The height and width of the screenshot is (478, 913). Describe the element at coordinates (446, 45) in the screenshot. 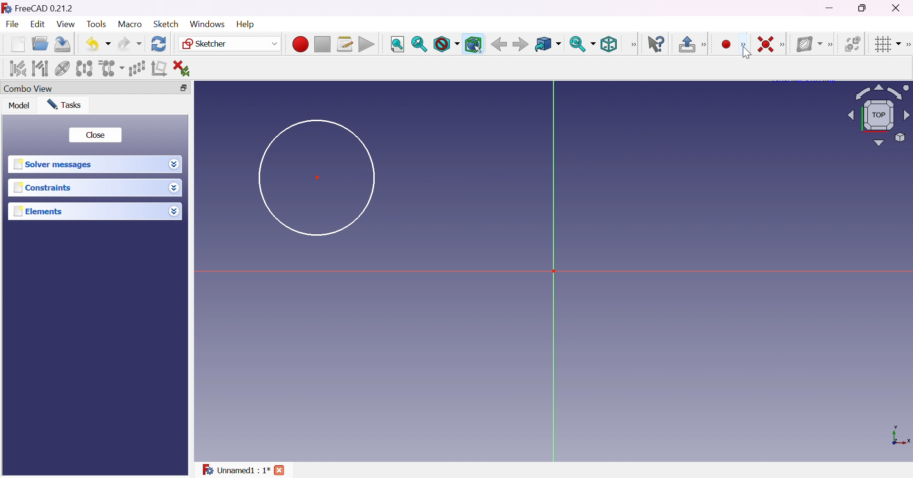

I see `Draw style` at that location.